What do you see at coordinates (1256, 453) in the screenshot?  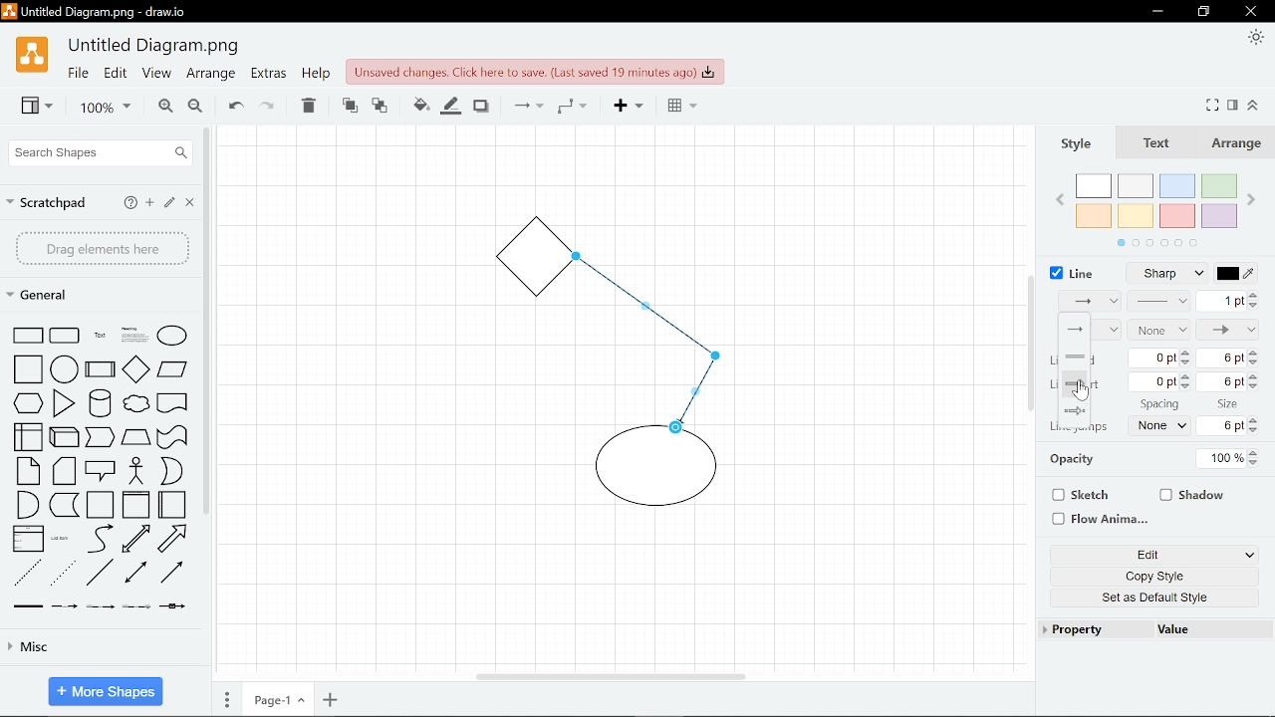 I see `Increase opacity` at bounding box center [1256, 453].